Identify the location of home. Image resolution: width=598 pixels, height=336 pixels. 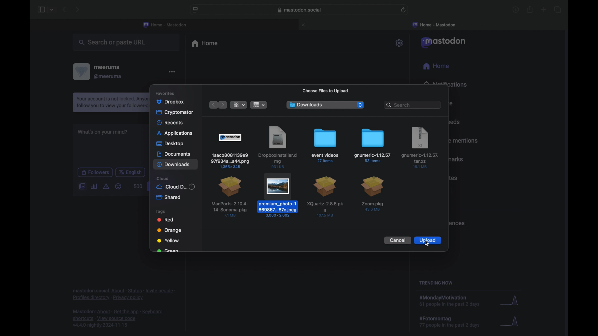
(436, 66).